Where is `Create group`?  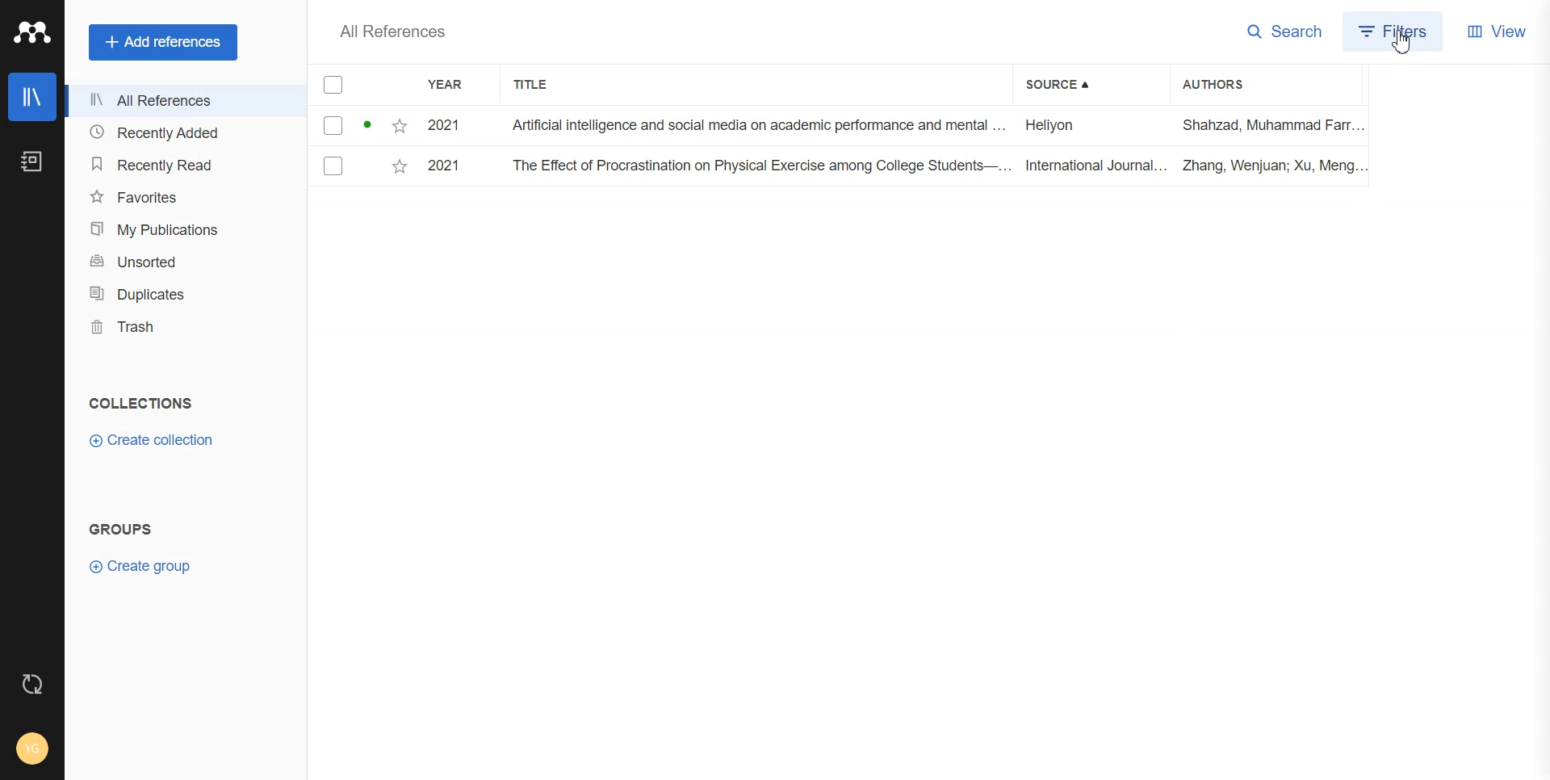
Create group is located at coordinates (144, 565).